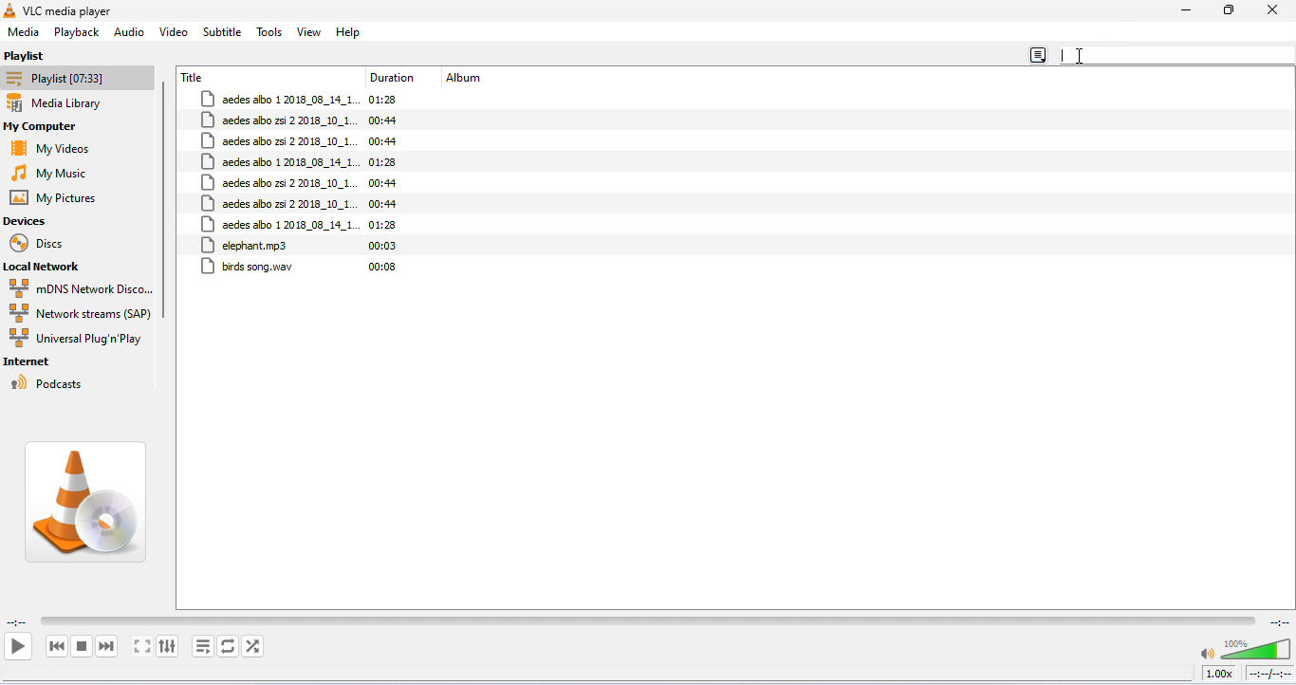 This screenshot has width=1296, height=685. Describe the element at coordinates (58, 647) in the screenshot. I see `previous media` at that location.